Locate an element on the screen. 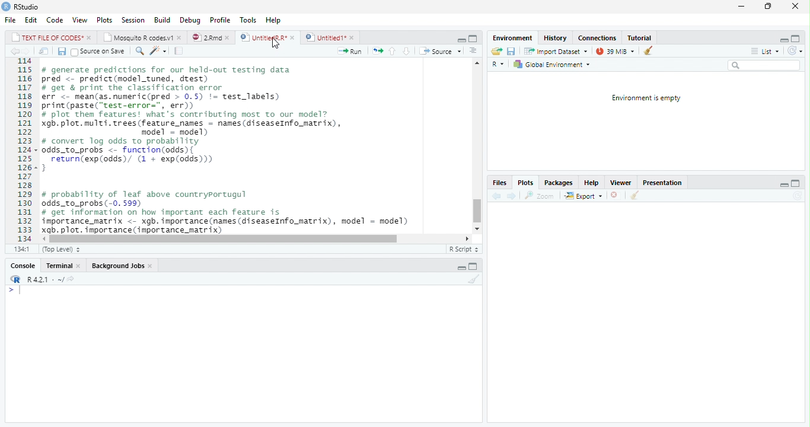  Export is located at coordinates (583, 196).